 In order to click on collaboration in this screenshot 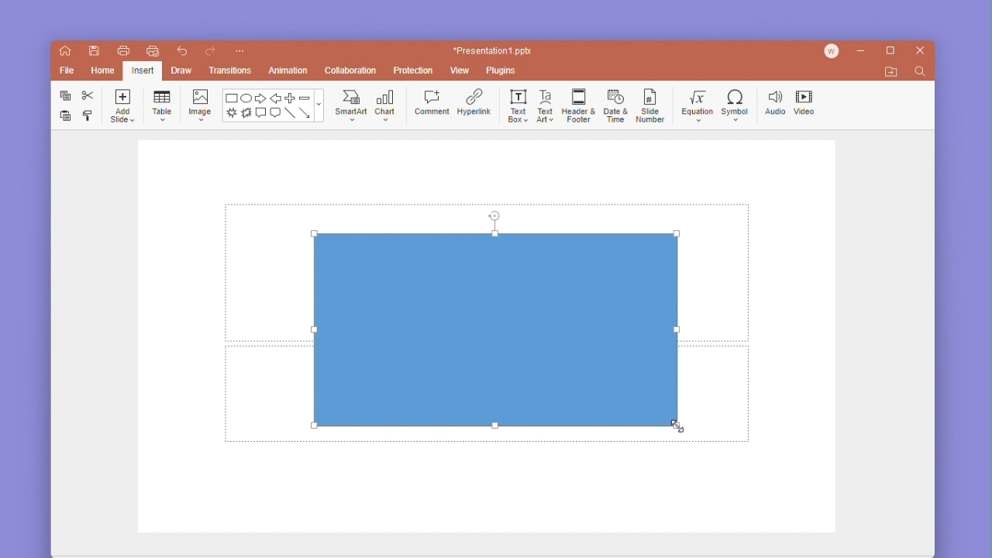, I will do `click(351, 70)`.